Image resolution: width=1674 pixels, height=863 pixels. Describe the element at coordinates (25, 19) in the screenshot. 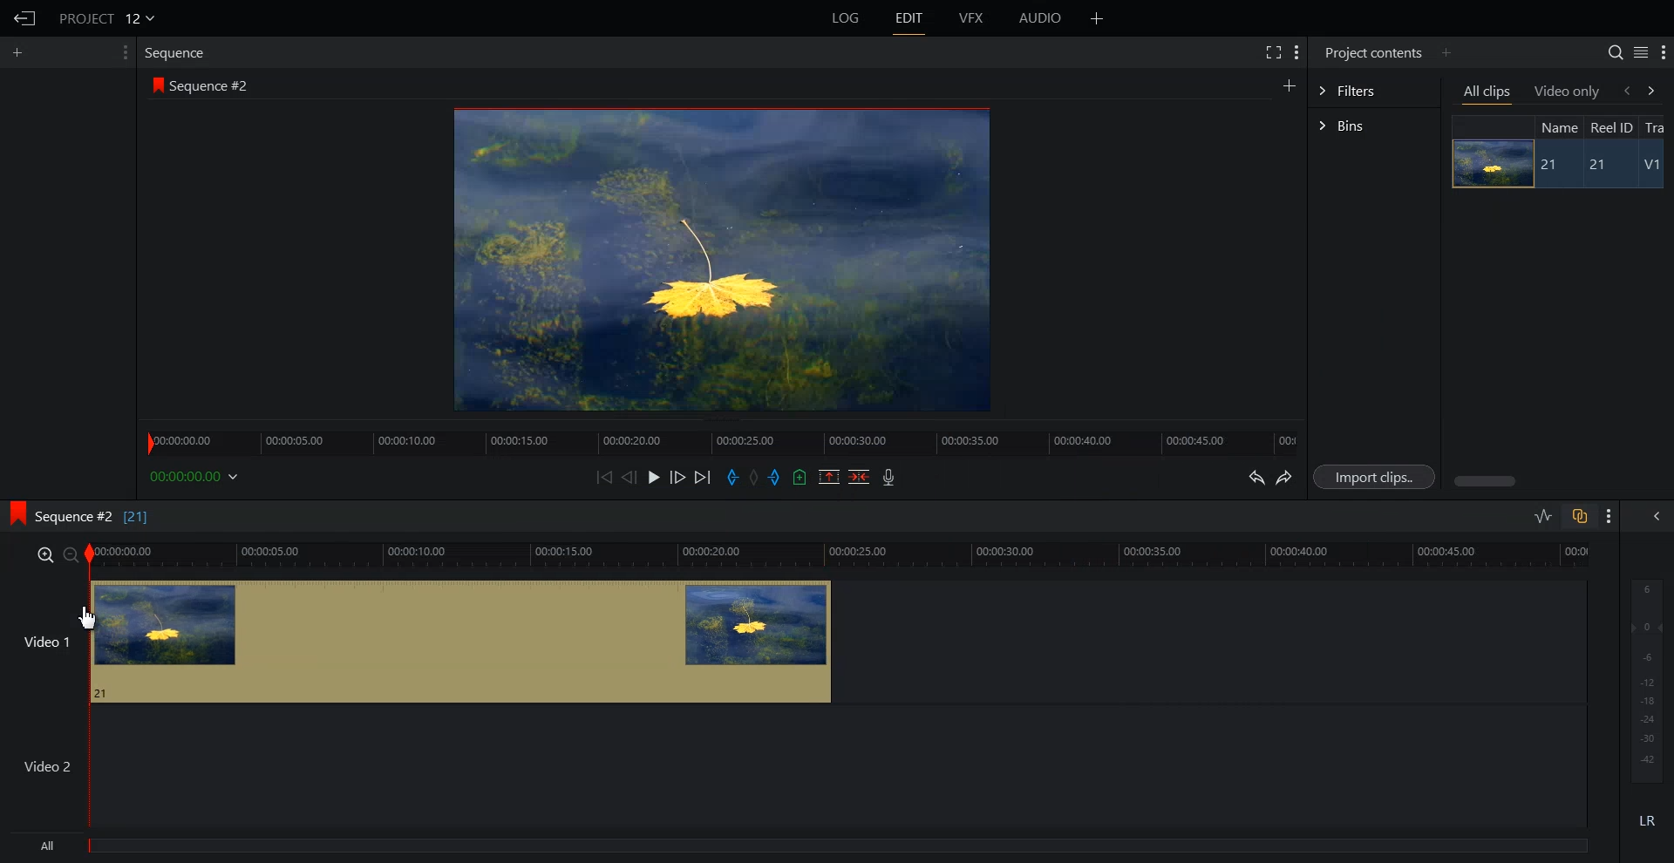

I see `Go Back` at that location.